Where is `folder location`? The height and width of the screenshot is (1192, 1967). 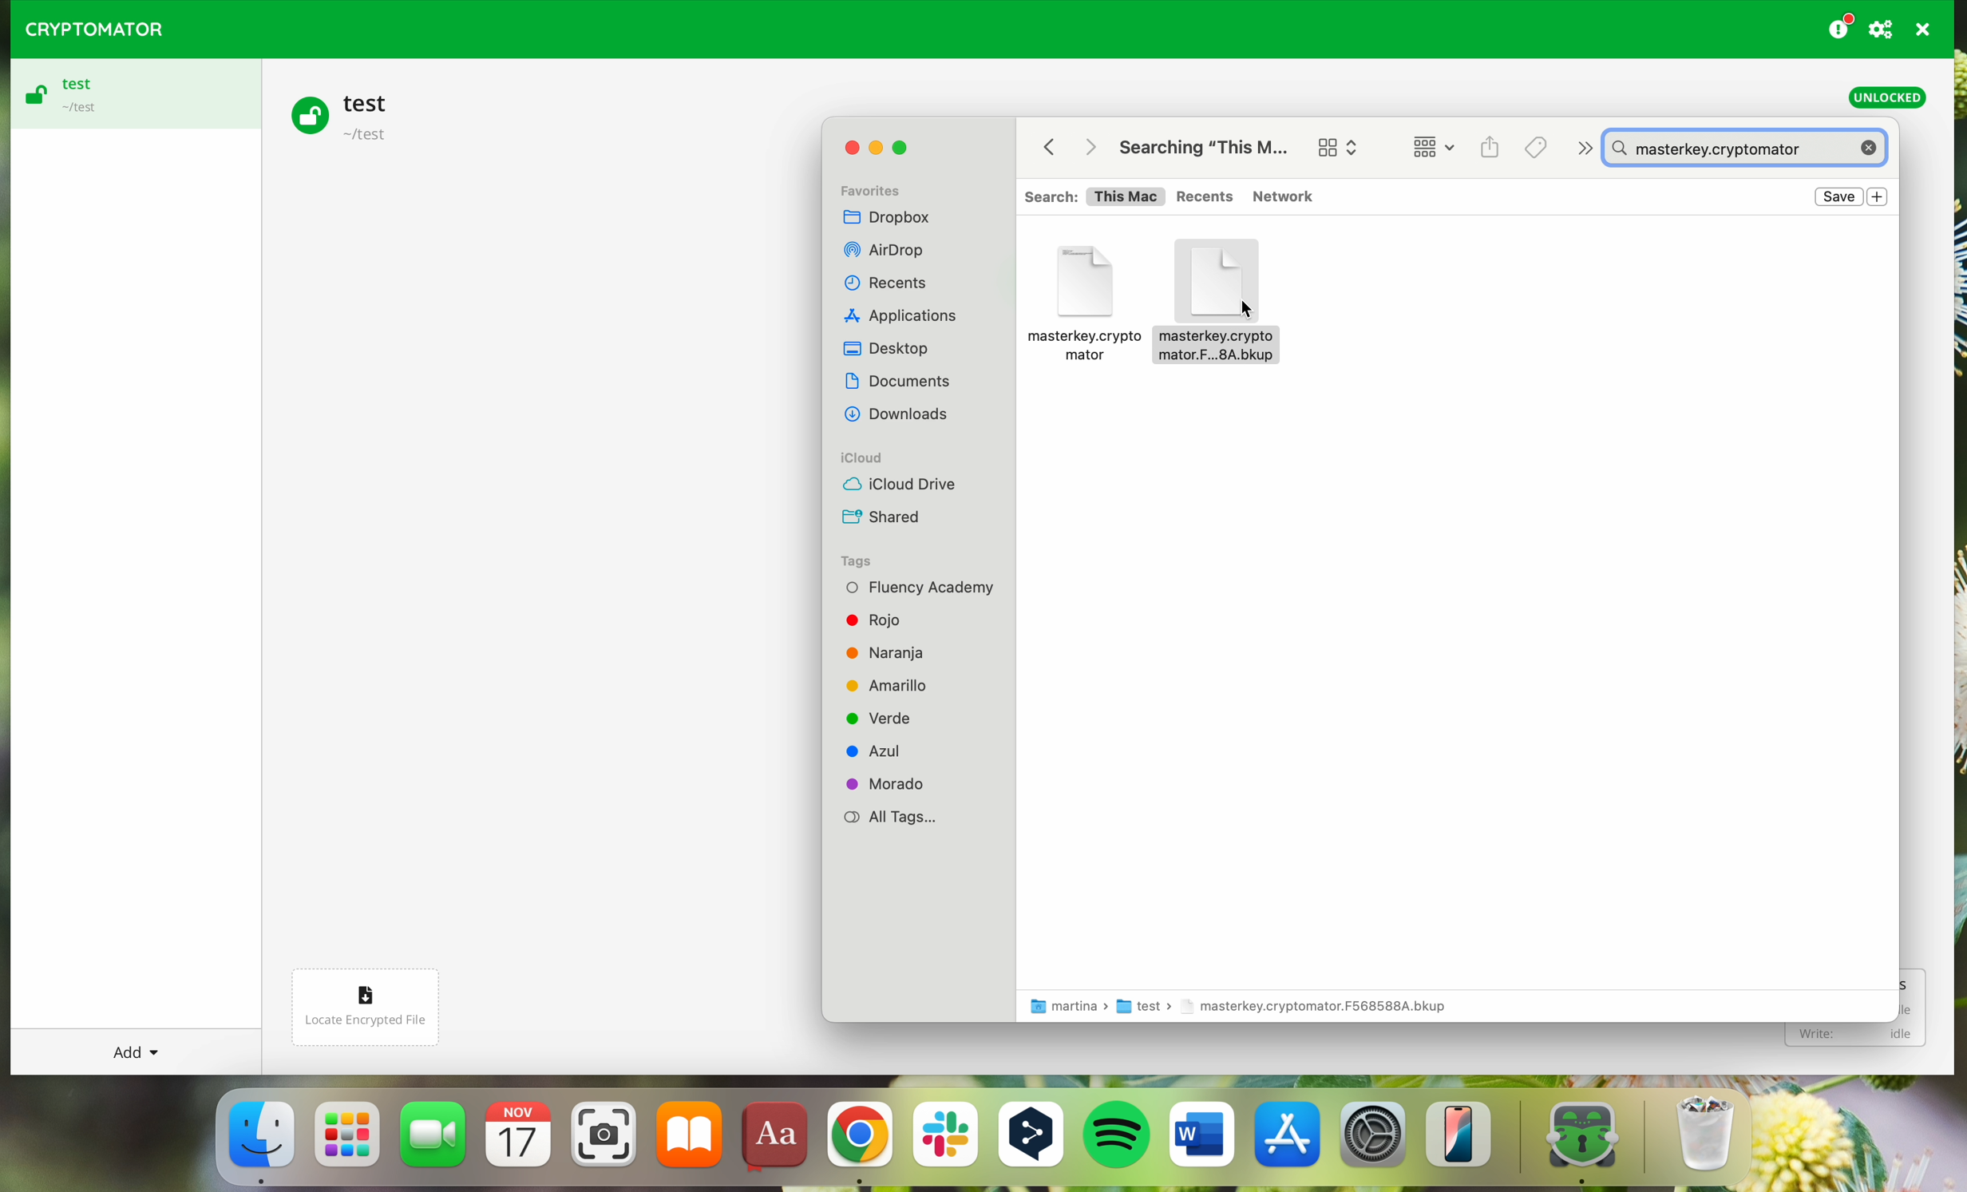
folder location is located at coordinates (1248, 1008).